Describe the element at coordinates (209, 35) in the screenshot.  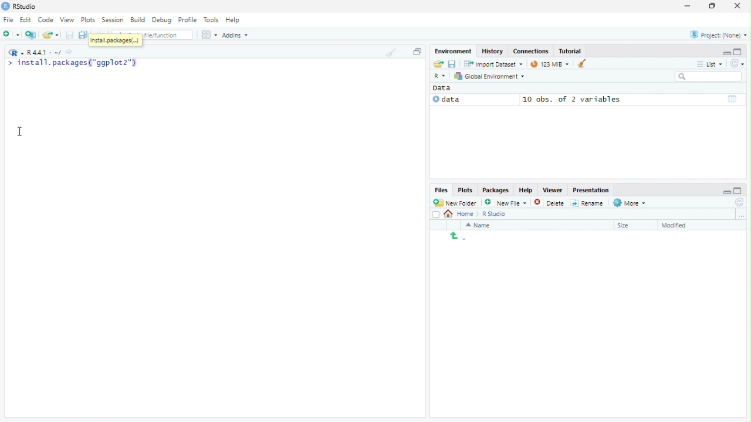
I see `workspace panes` at that location.